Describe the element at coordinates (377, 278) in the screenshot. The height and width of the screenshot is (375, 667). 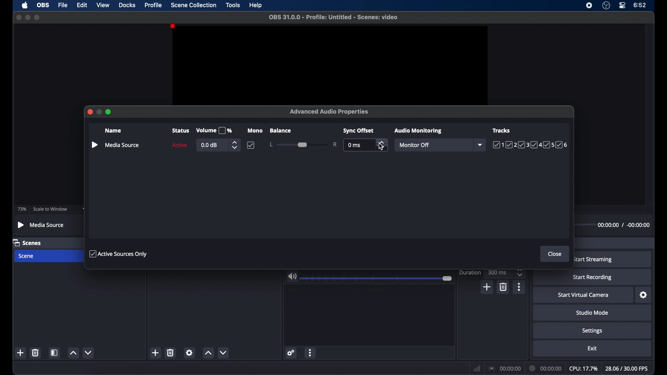
I see `slider` at that location.